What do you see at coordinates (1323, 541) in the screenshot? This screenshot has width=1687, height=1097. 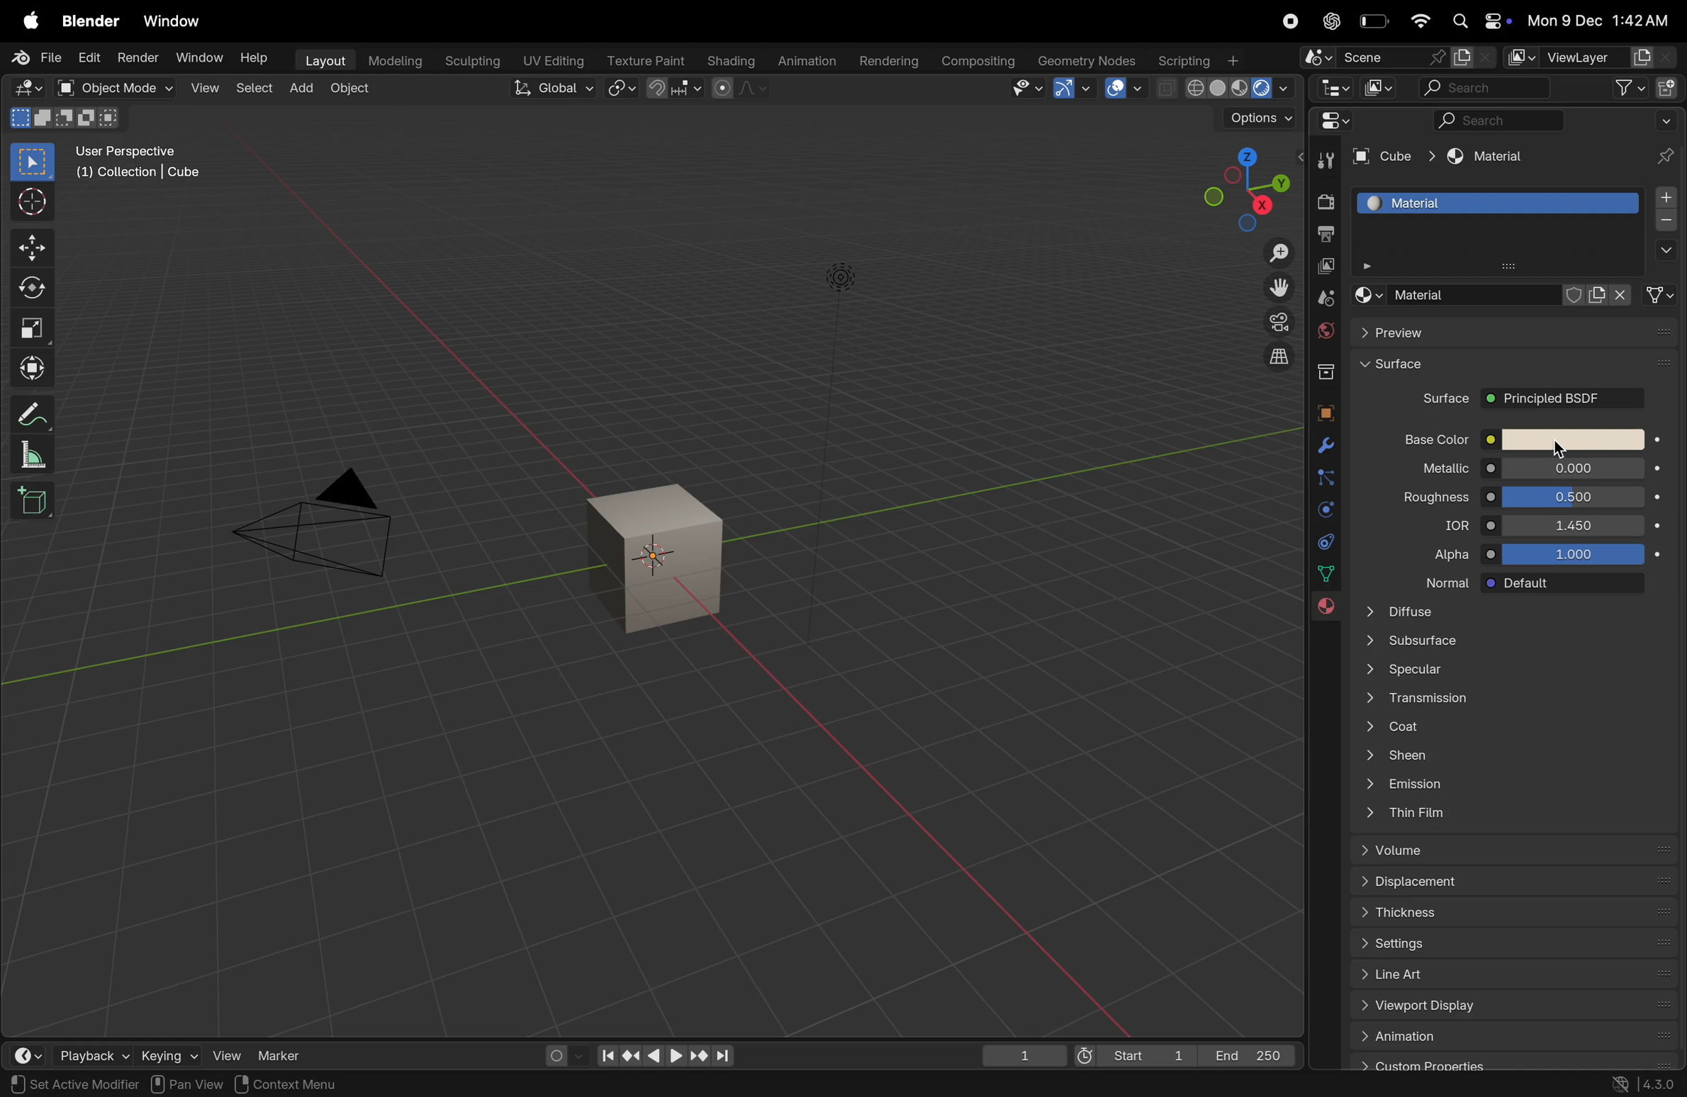 I see `constraints` at bounding box center [1323, 541].